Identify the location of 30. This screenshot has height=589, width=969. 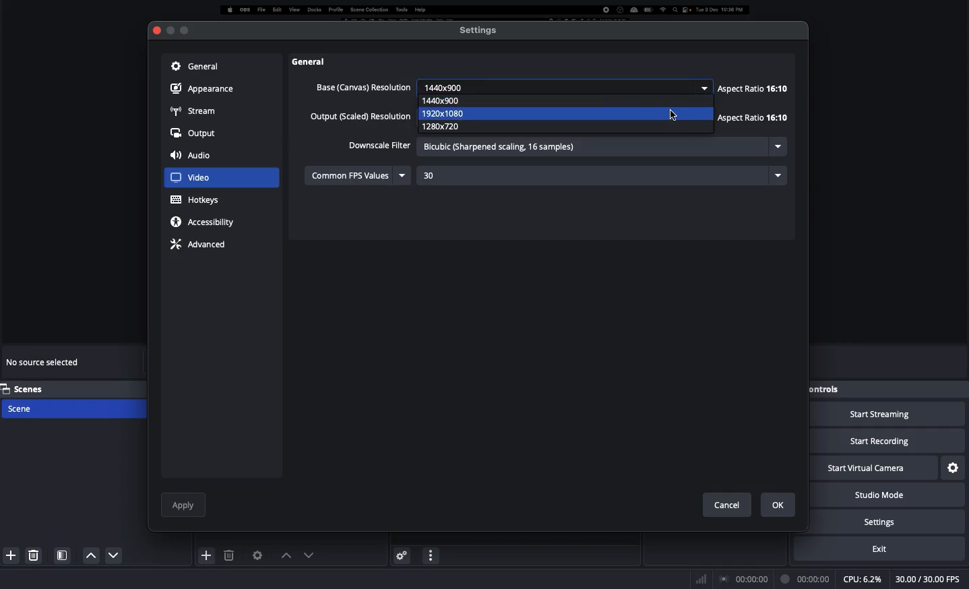
(602, 175).